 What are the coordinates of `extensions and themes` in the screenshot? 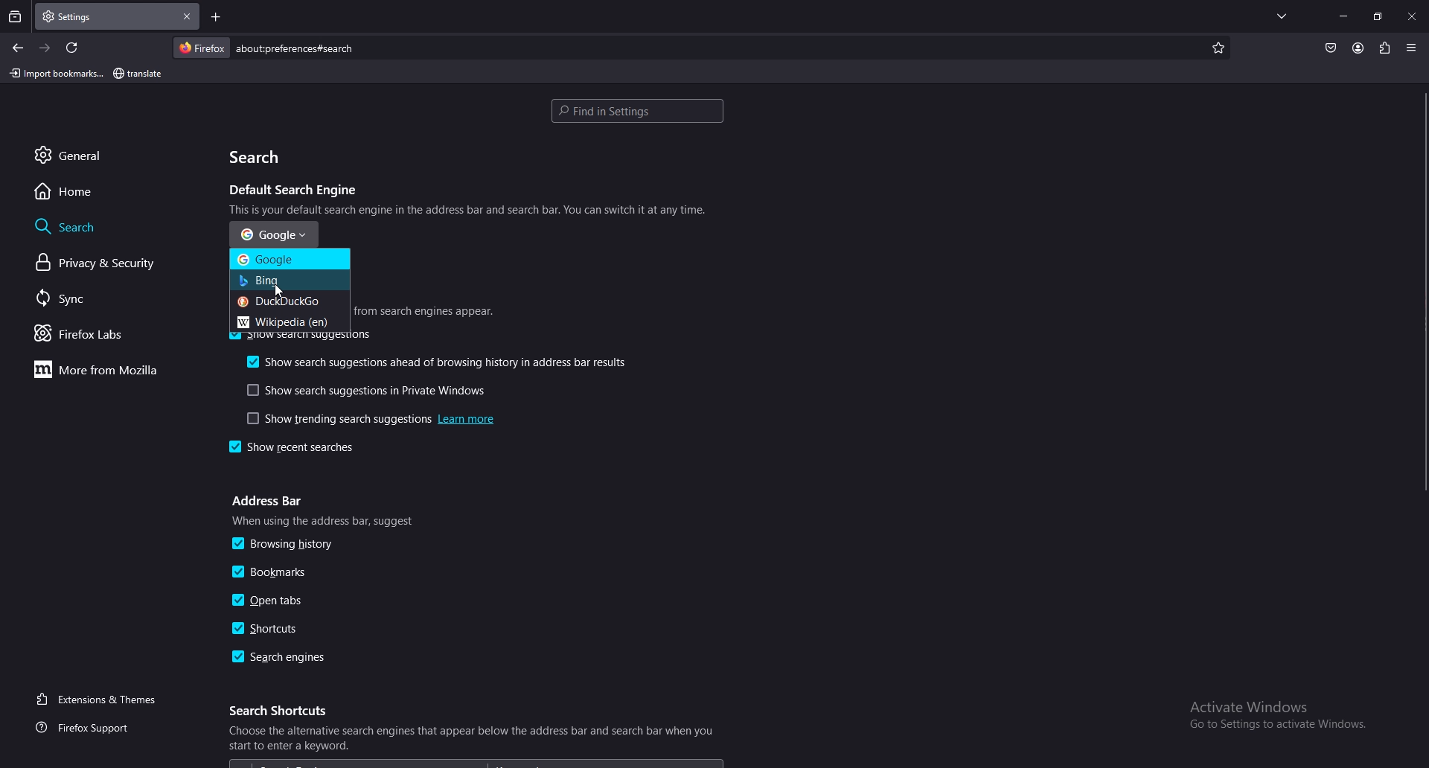 It's located at (101, 700).